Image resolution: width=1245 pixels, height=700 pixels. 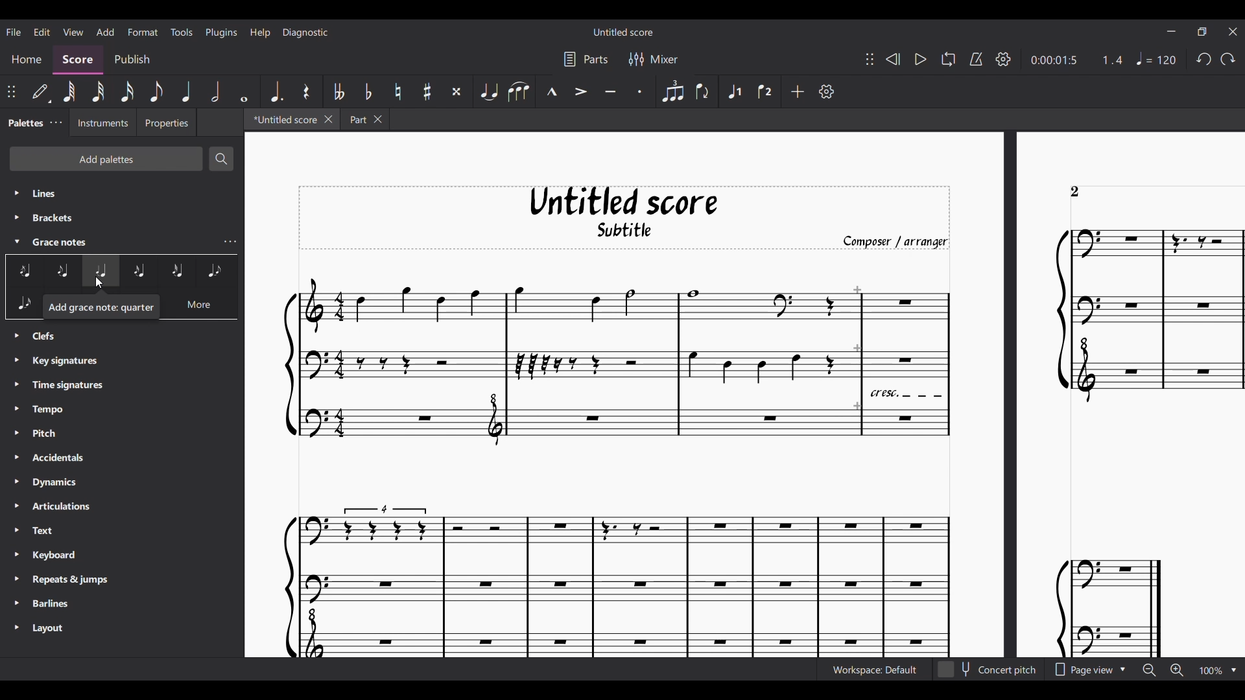 What do you see at coordinates (166, 122) in the screenshot?
I see `Properties tab` at bounding box center [166, 122].